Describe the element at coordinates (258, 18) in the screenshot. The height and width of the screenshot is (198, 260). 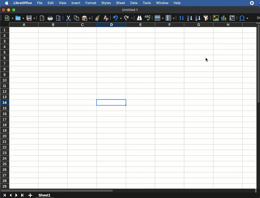
I see `expand` at that location.